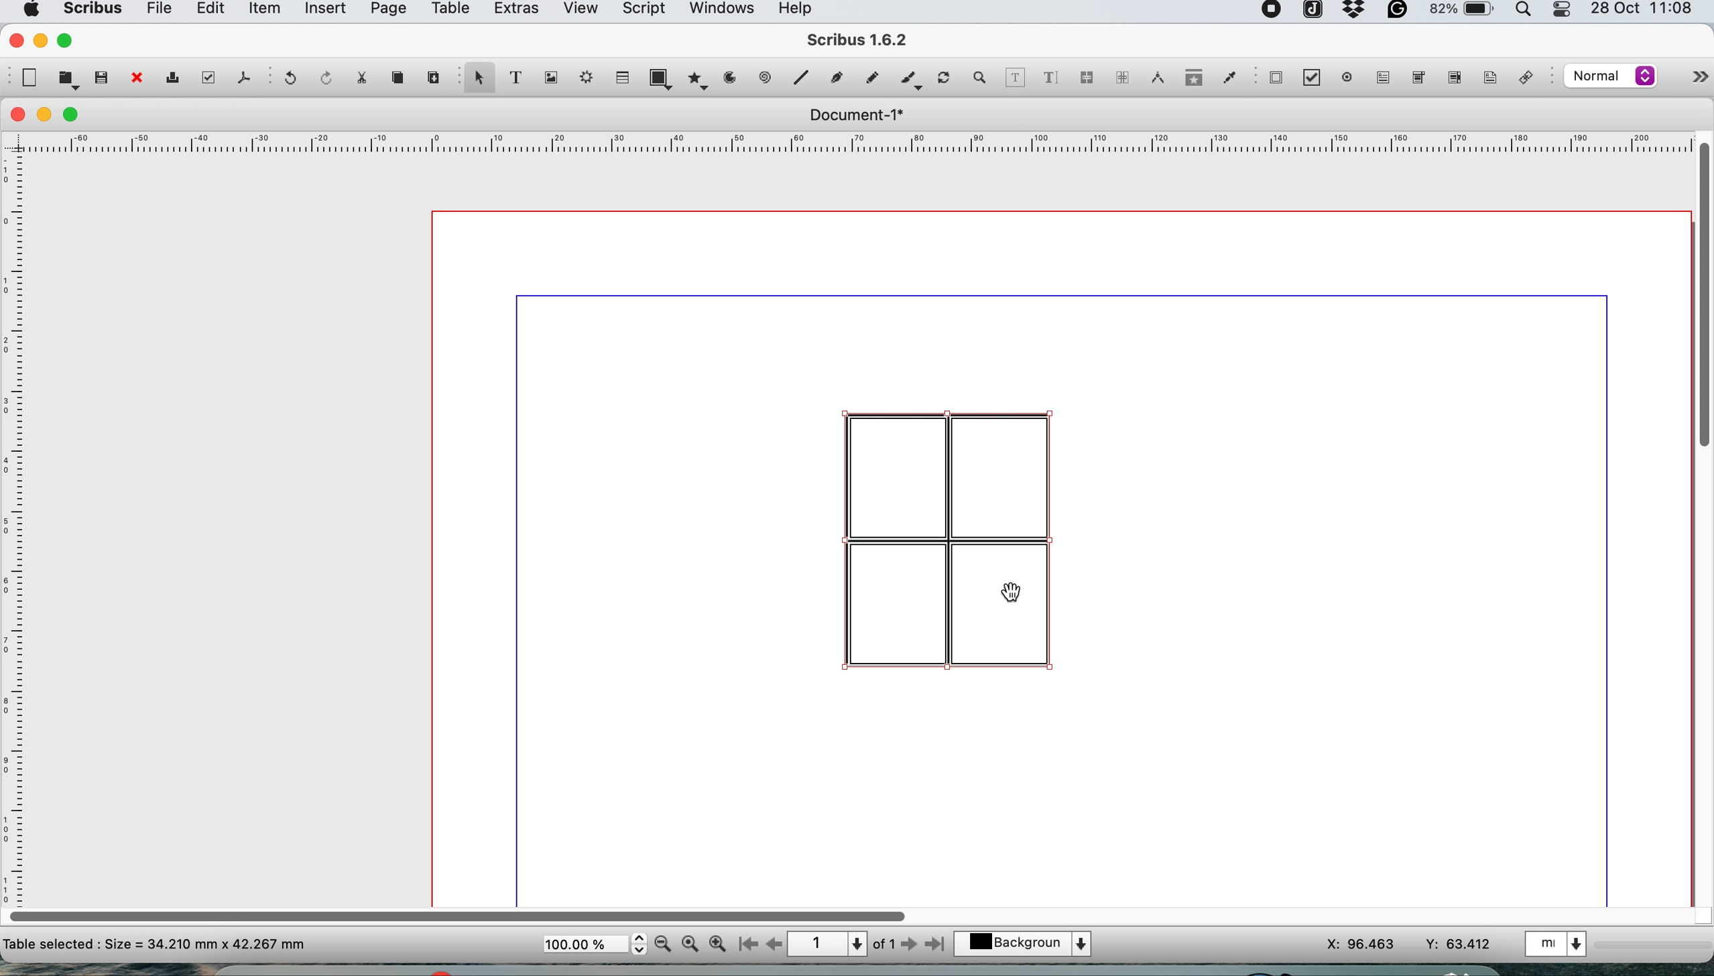 The width and height of the screenshot is (1714, 976). Describe the element at coordinates (208, 11) in the screenshot. I see `edit` at that location.